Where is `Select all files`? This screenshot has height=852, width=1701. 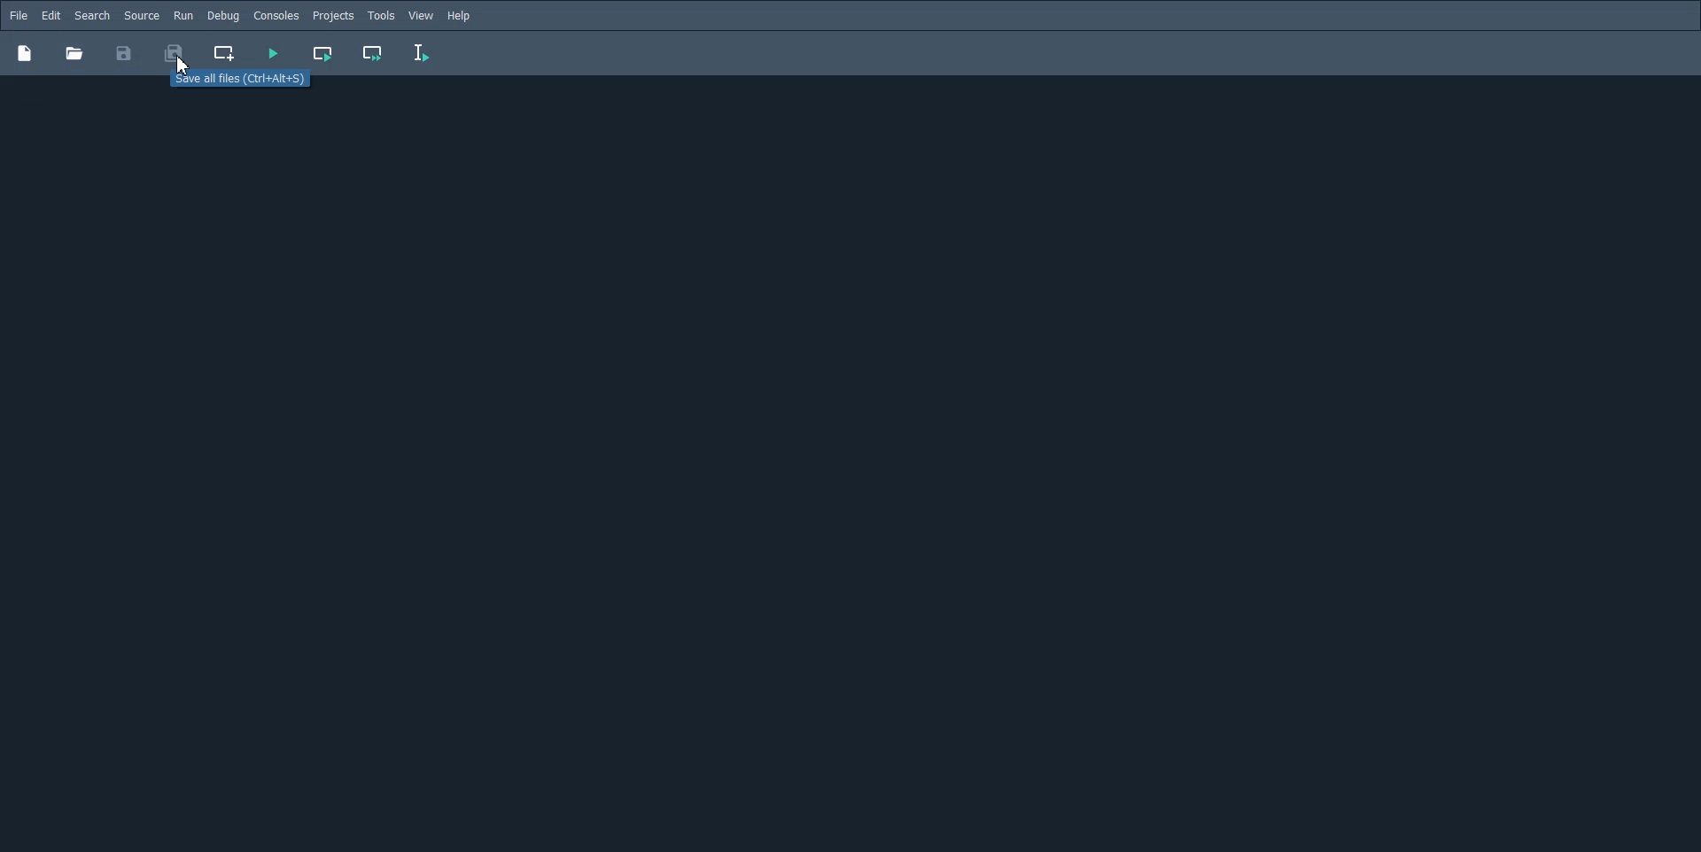
Select all files is located at coordinates (241, 81).